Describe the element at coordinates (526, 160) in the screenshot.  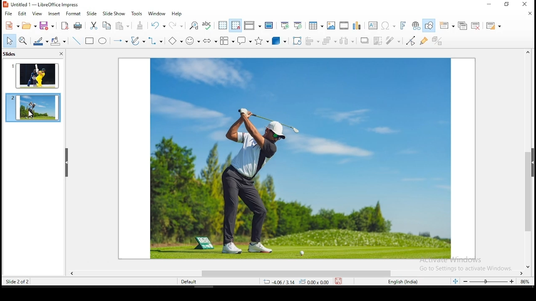
I see `scroll bar` at that location.